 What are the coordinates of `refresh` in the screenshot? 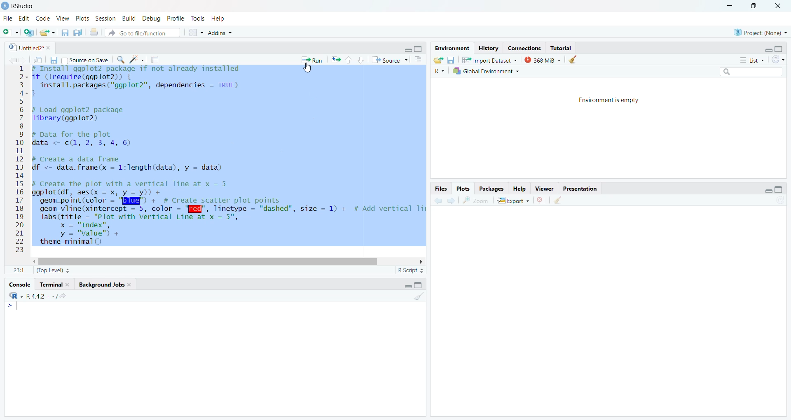 It's located at (780, 61).